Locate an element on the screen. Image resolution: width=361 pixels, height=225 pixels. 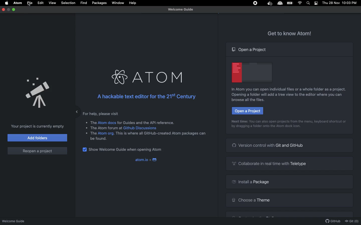
Welcome guide is located at coordinates (180, 9).